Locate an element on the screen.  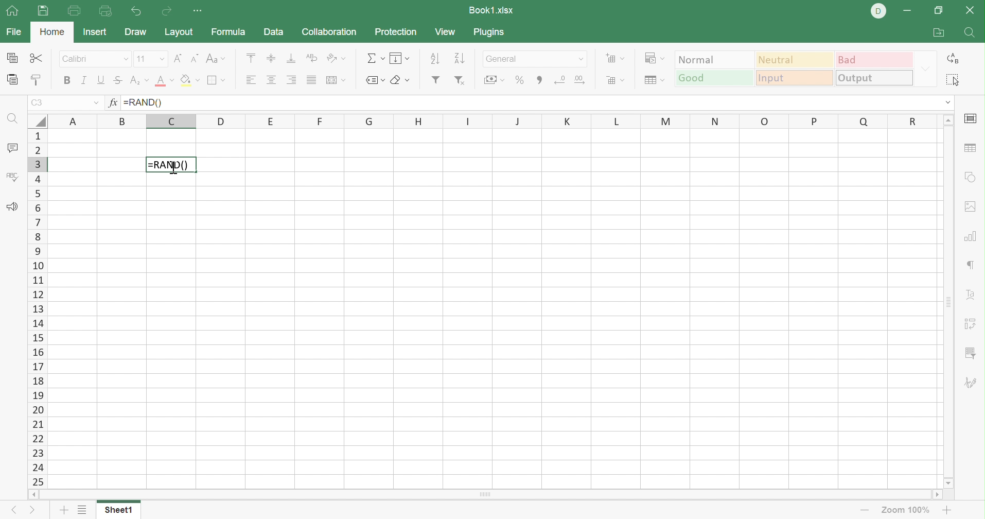
Paste is located at coordinates (13, 80).